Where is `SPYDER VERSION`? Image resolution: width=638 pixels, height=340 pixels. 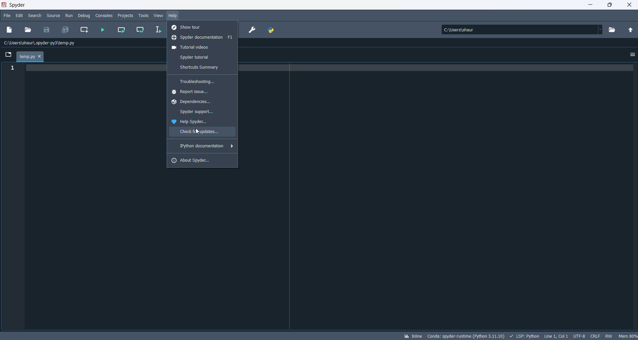 SPYDER VERSION is located at coordinates (465, 336).